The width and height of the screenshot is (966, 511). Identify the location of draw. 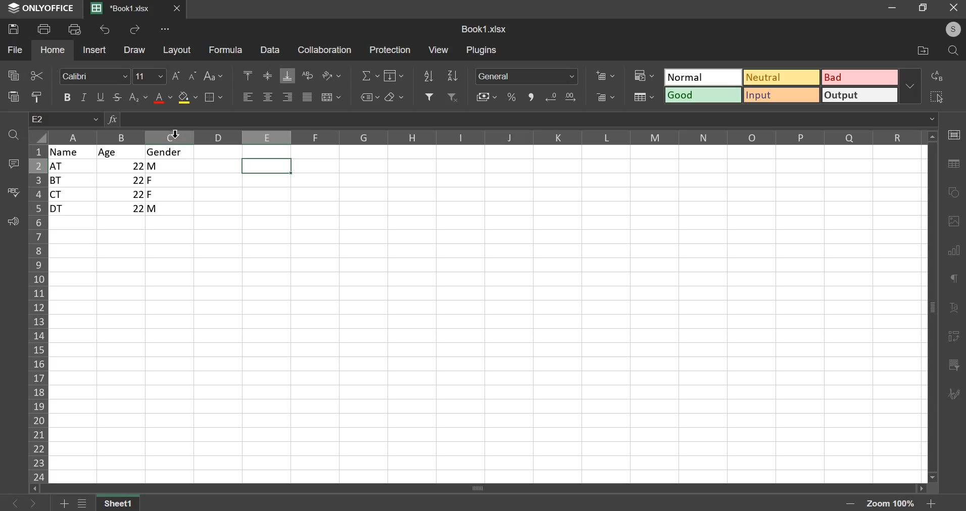
(135, 50).